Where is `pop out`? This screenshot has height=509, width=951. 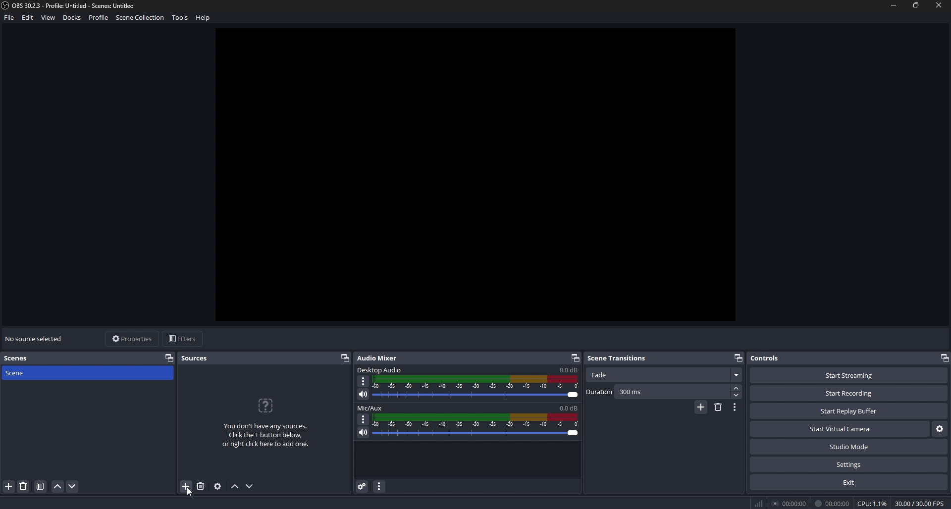 pop out is located at coordinates (739, 357).